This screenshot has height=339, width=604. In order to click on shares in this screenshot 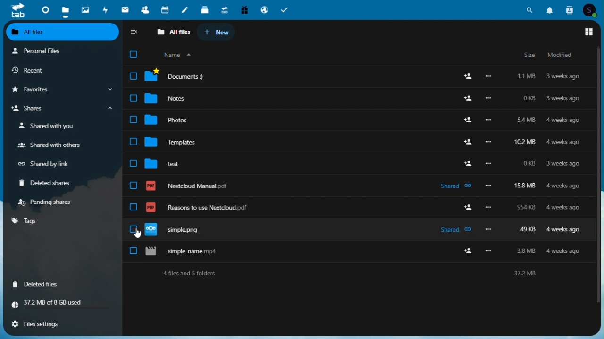, I will do `click(61, 110)`.